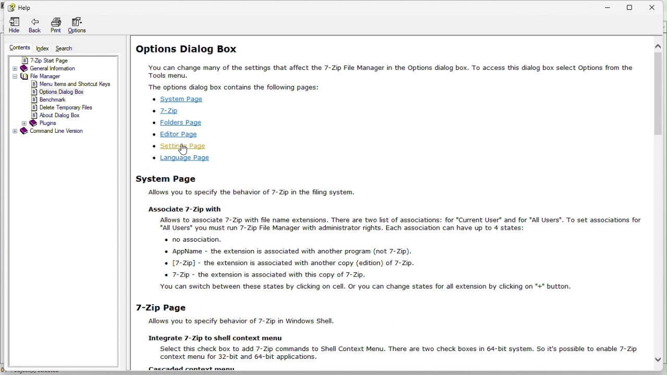  I want to click on delete temporary  filesn, so click(65, 108).